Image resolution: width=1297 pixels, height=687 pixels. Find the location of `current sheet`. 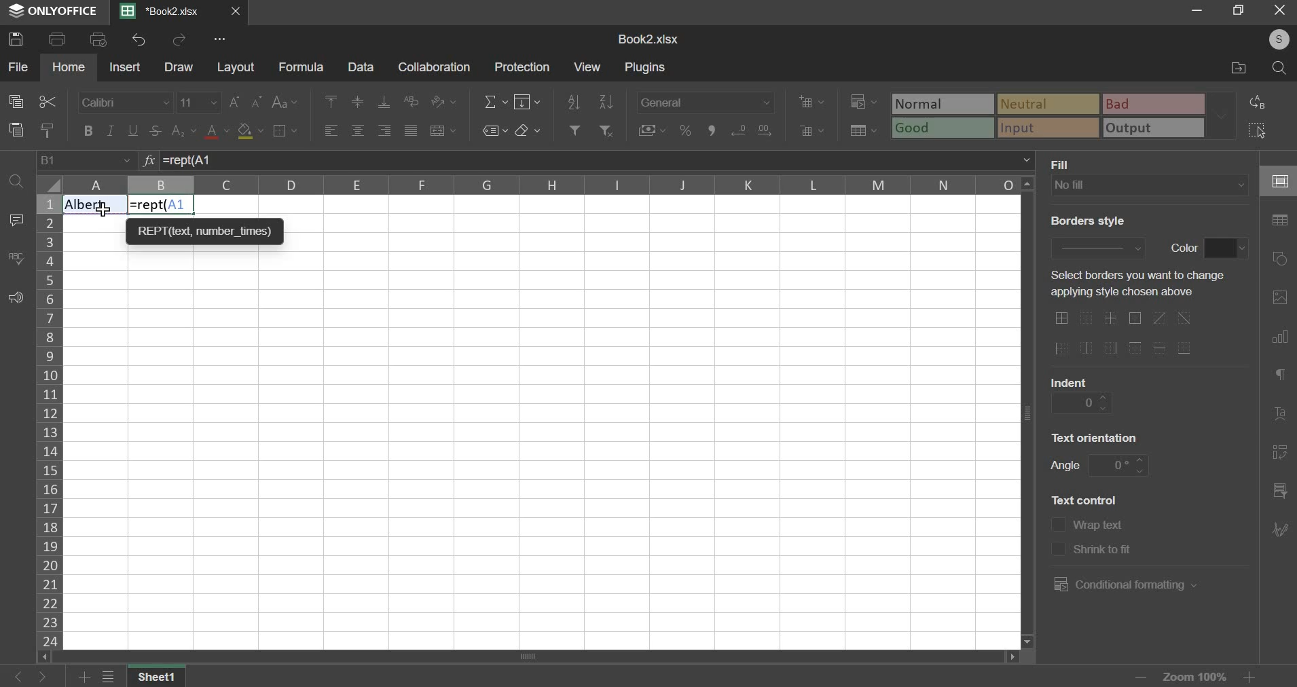

current sheet is located at coordinates (166, 12).